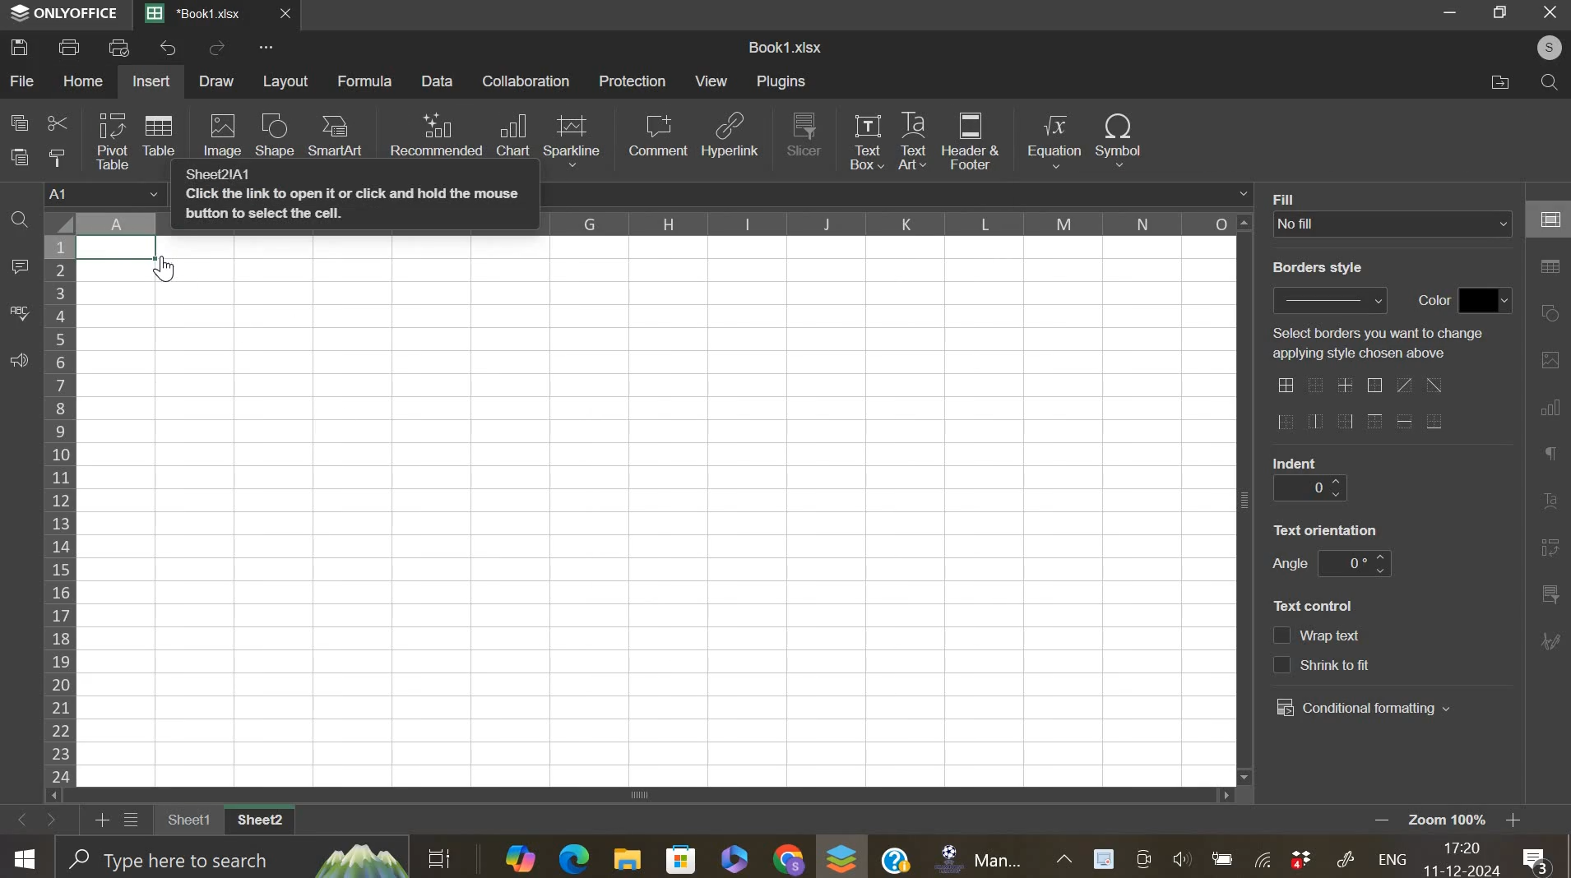 This screenshot has width=1571, height=878. I want to click on symbol, so click(1119, 138).